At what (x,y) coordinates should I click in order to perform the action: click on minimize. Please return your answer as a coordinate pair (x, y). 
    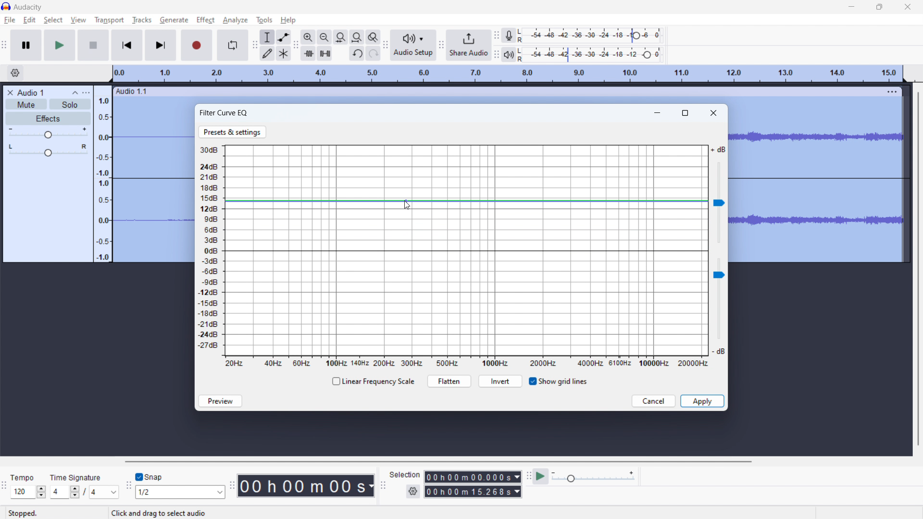
    Looking at the image, I should click on (659, 111).